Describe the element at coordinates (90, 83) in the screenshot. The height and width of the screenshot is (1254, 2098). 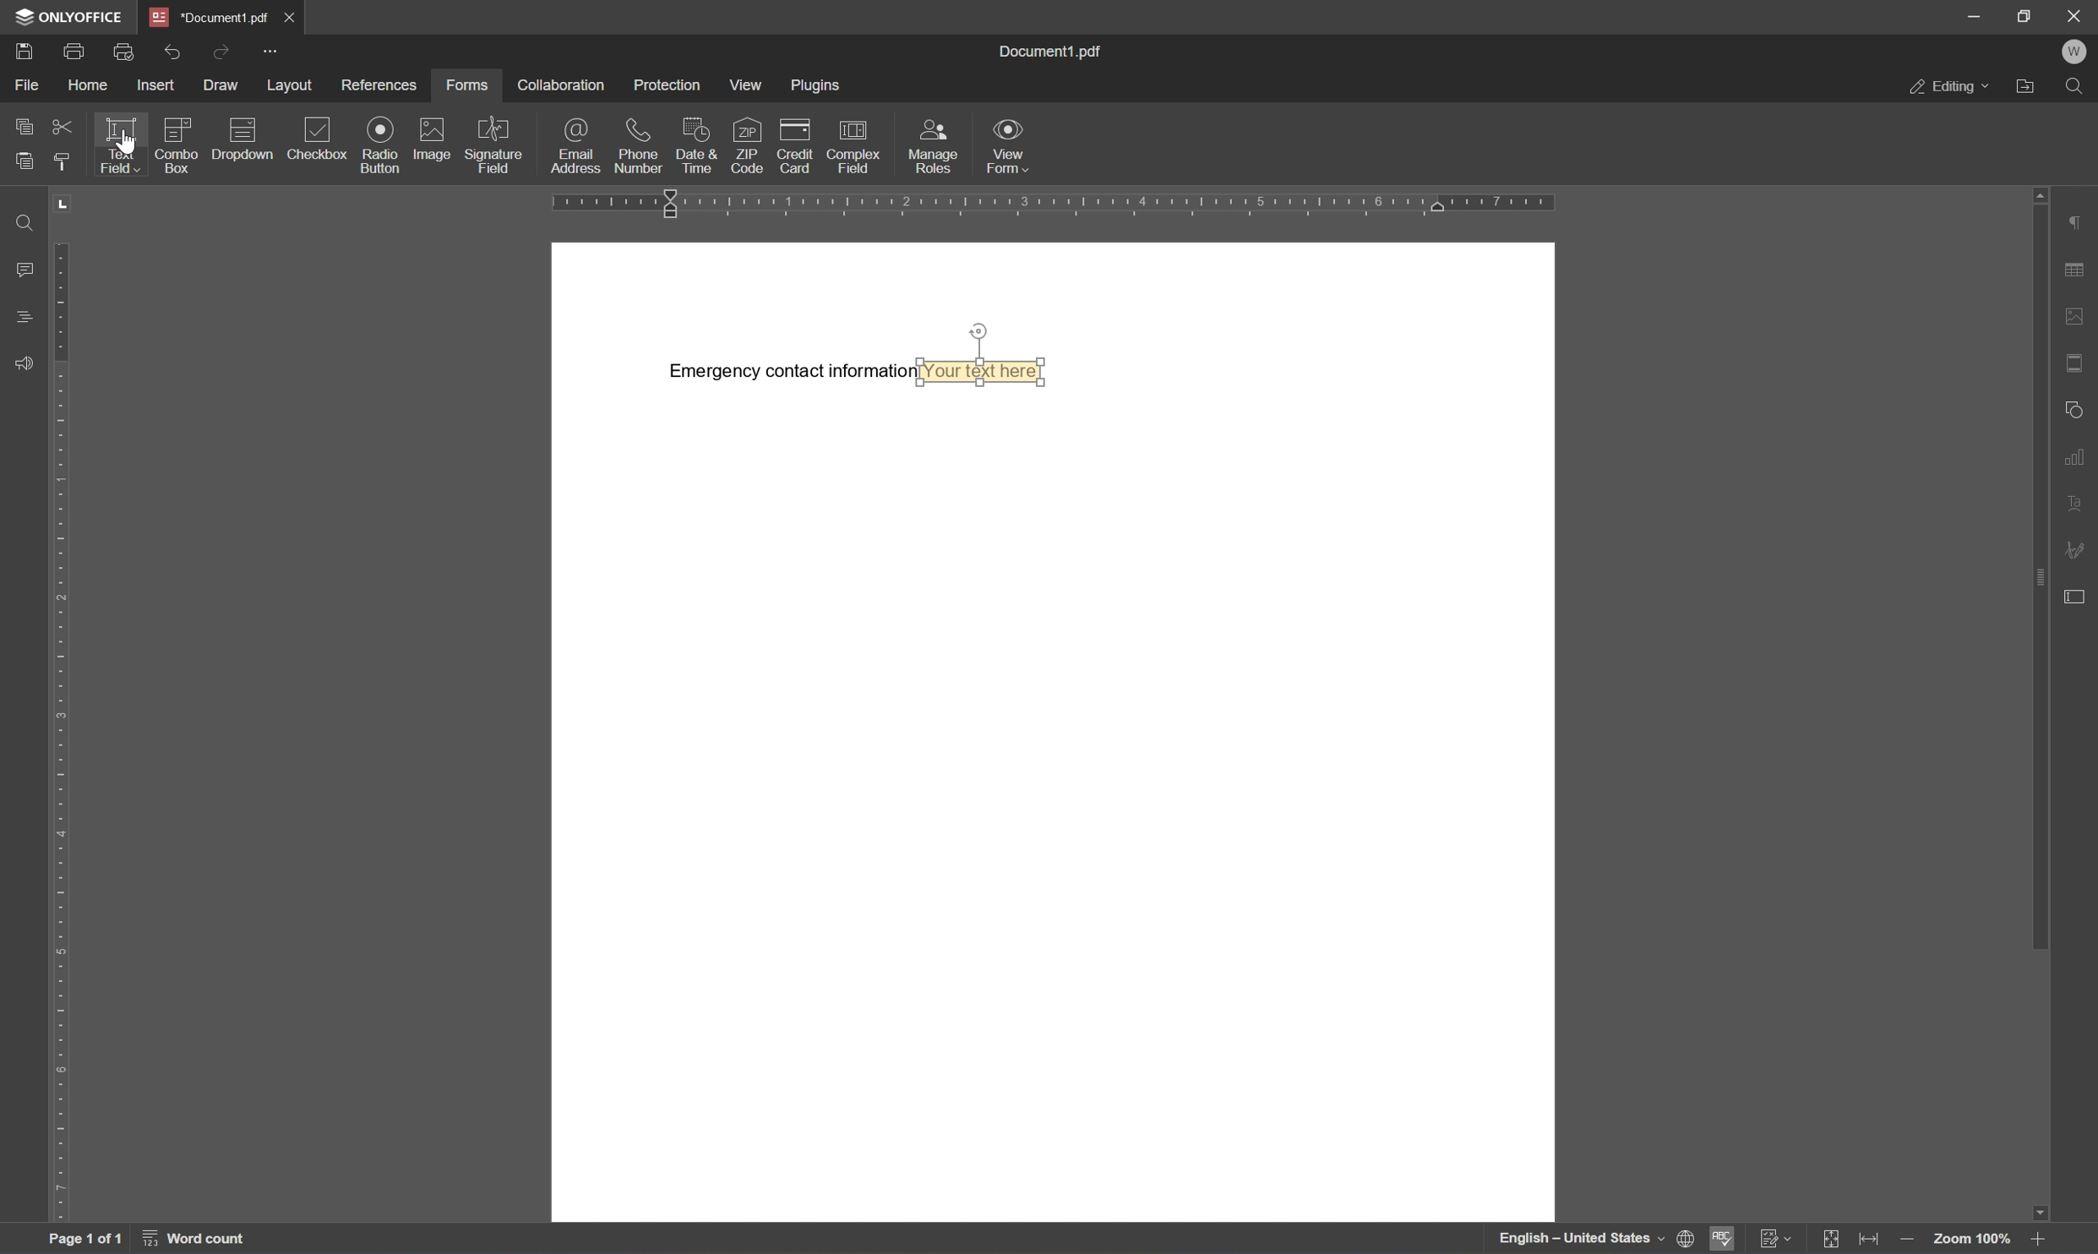
I see `home` at that location.